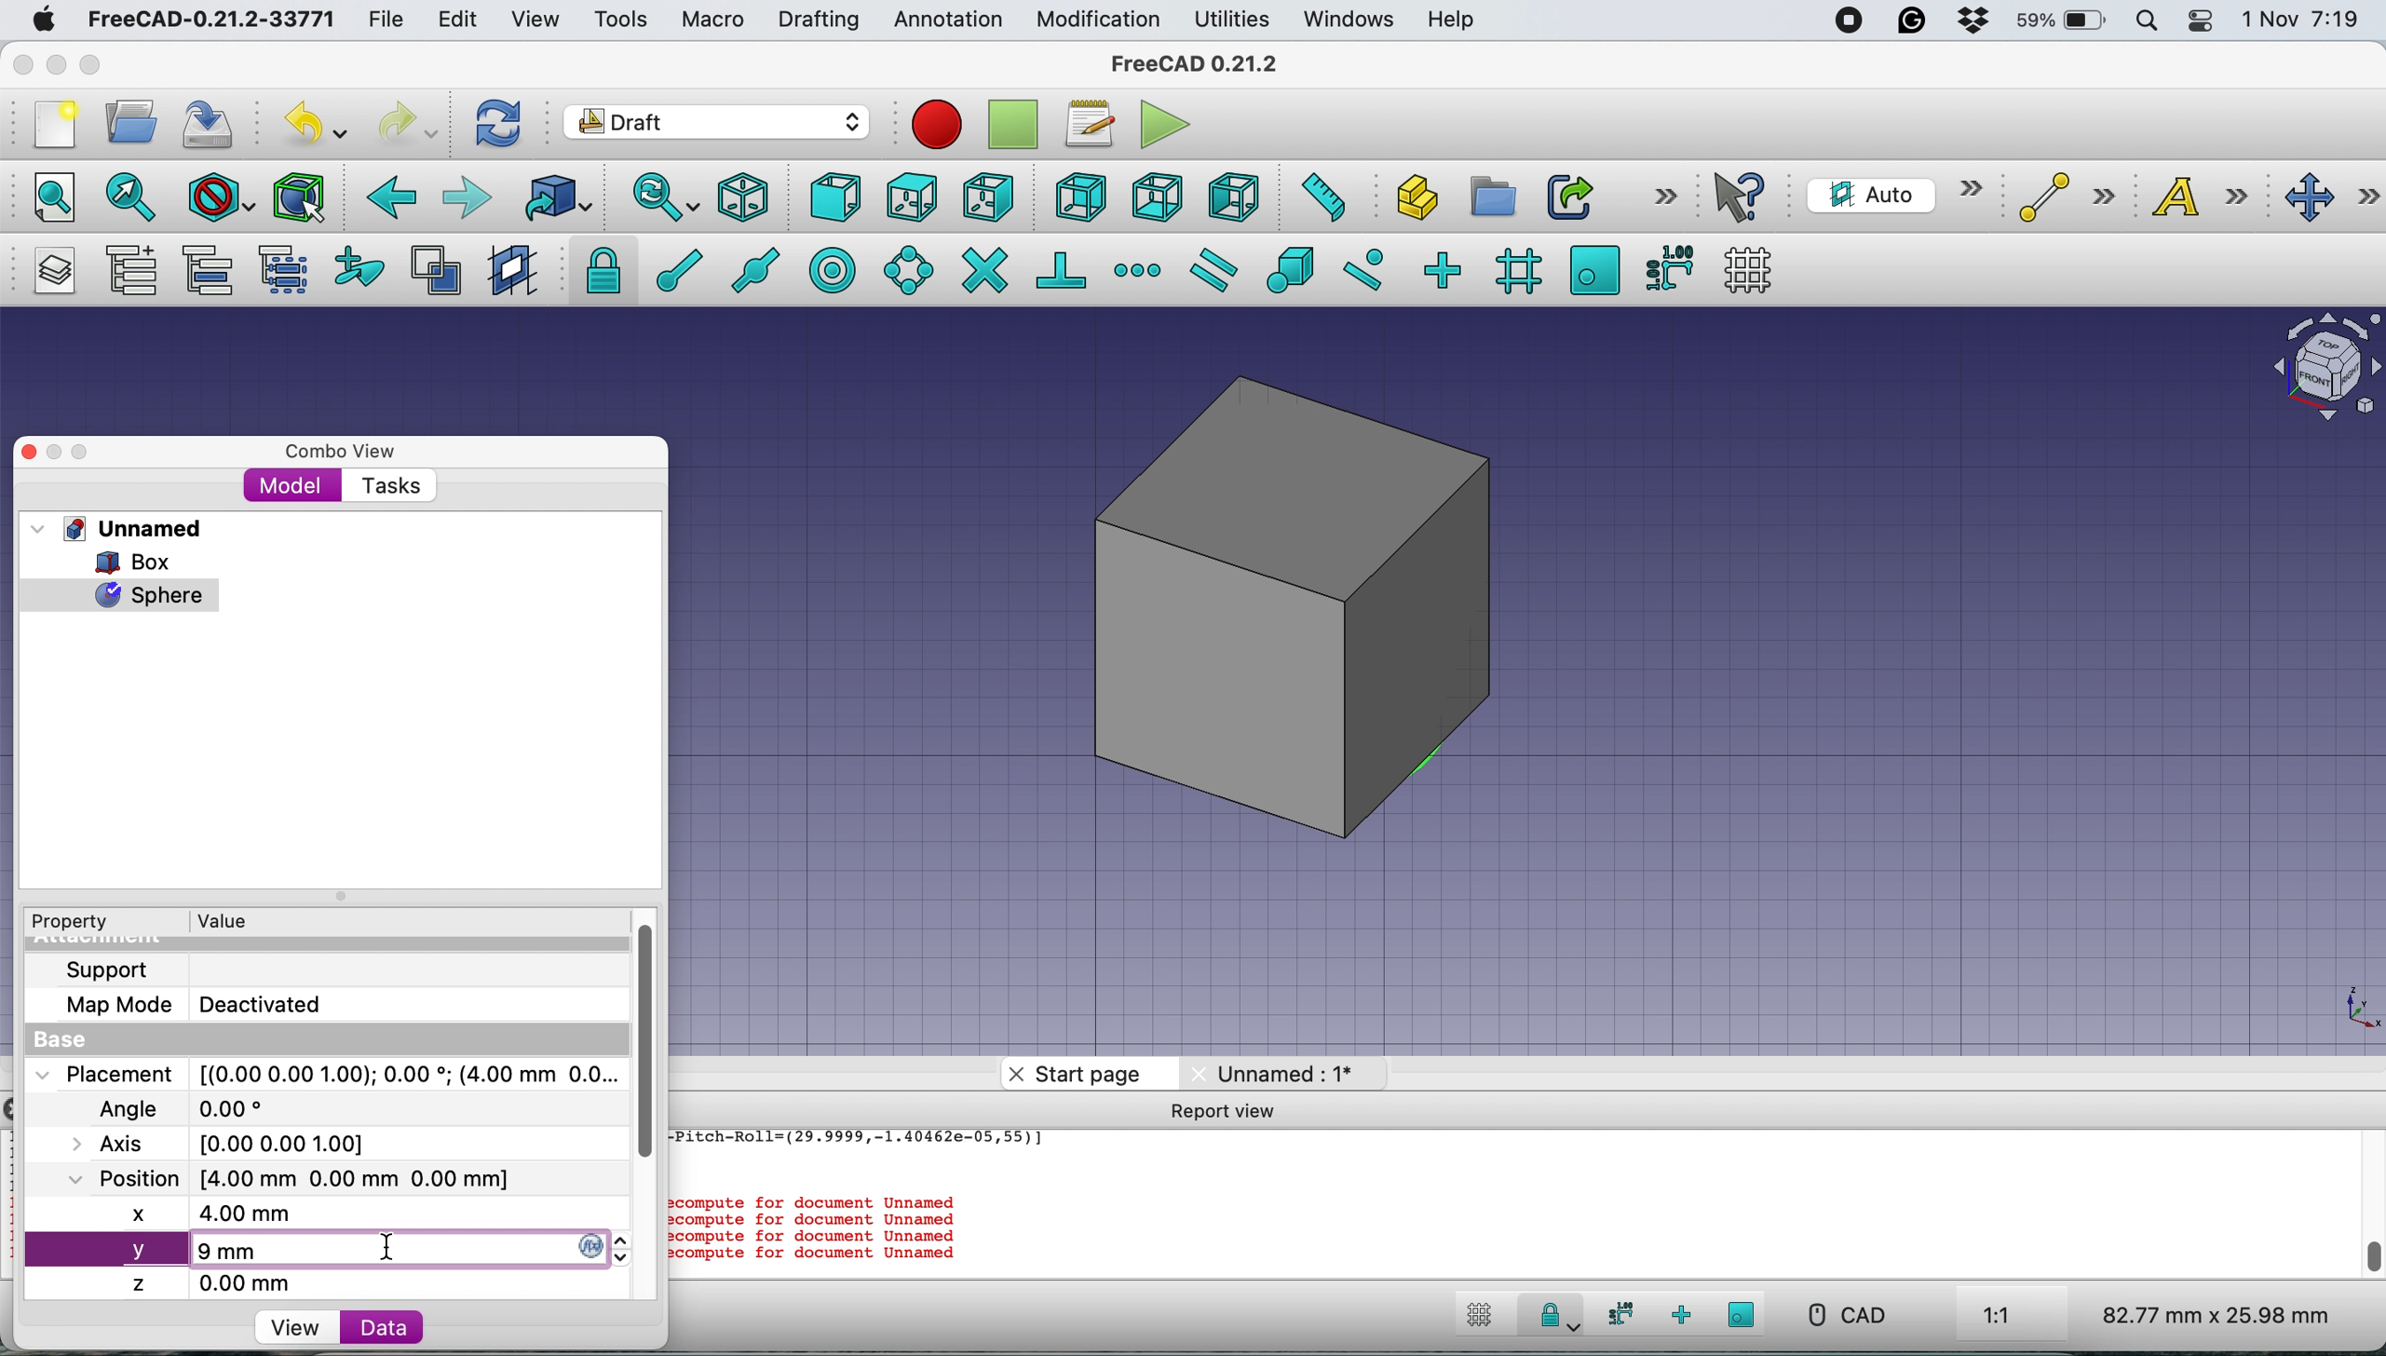 The width and height of the screenshot is (2386, 1356). I want to click on move group, so click(212, 270).